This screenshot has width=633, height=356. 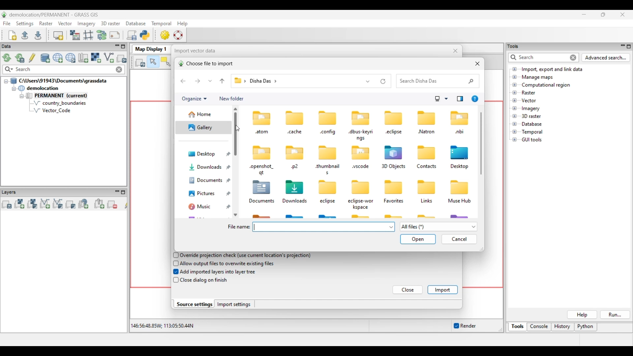 I want to click on 3D Objects, so click(x=393, y=167).